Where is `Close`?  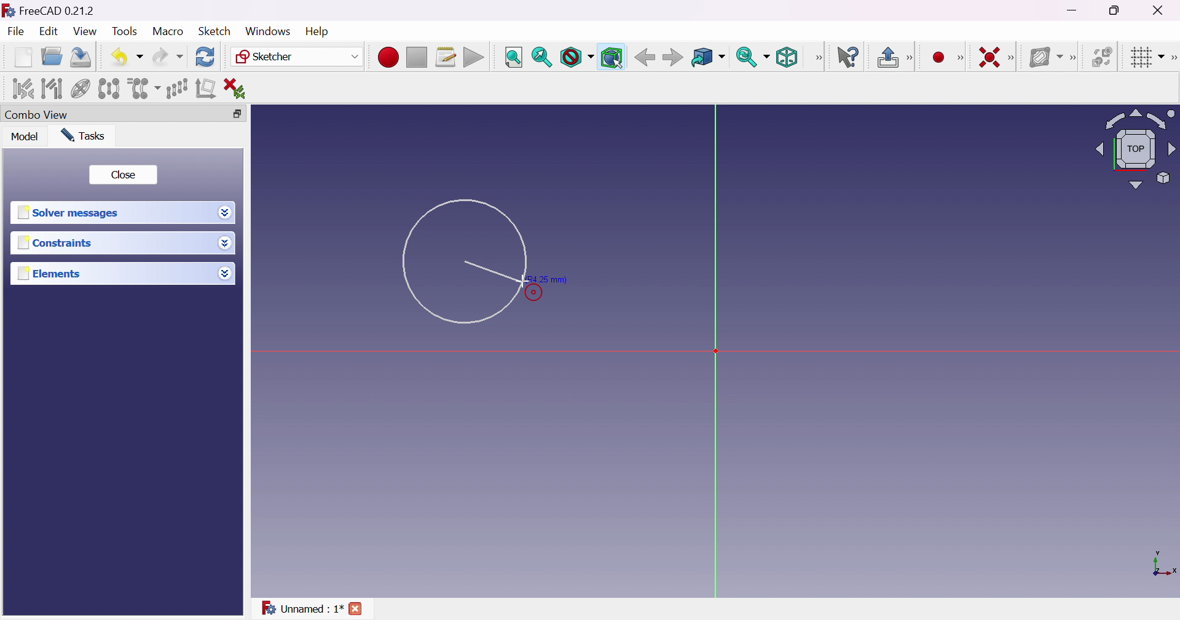 Close is located at coordinates (124, 173).